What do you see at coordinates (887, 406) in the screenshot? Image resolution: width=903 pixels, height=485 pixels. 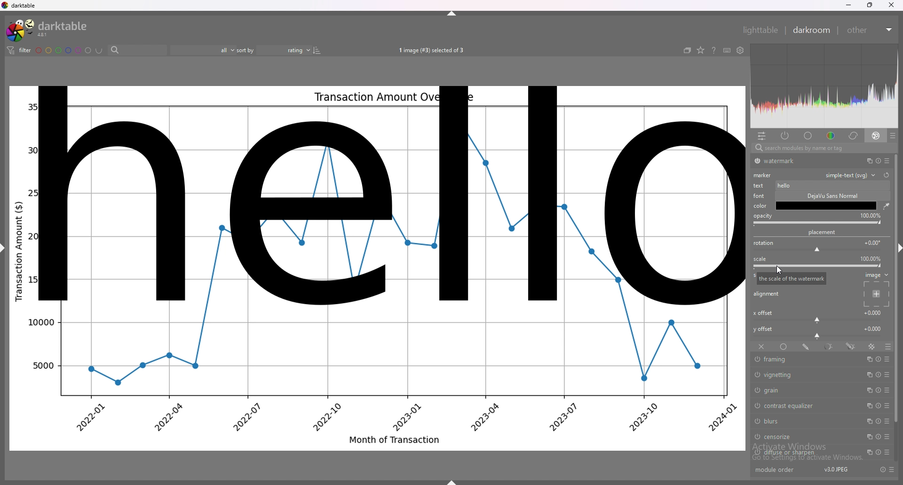 I see `presets` at bounding box center [887, 406].